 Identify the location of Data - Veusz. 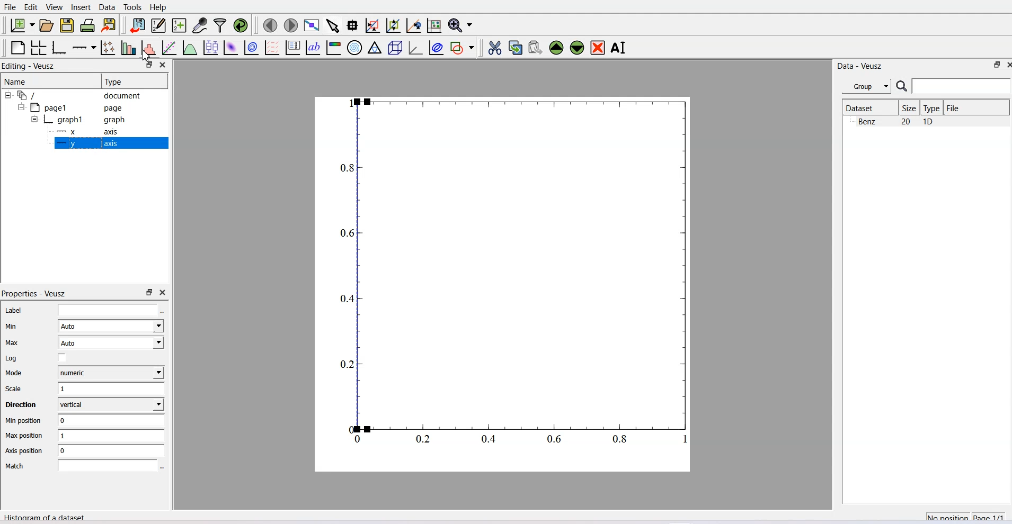
(860, 67).